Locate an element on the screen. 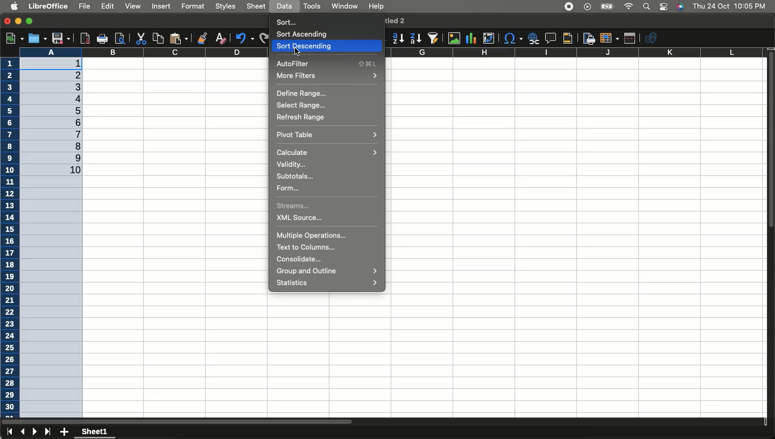 This screenshot has height=439, width=775. Streams... is located at coordinates (294, 206).